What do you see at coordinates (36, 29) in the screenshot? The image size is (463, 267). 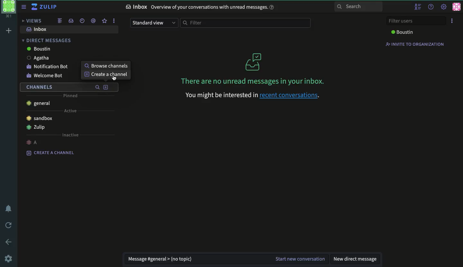 I see `inbox` at bounding box center [36, 29].